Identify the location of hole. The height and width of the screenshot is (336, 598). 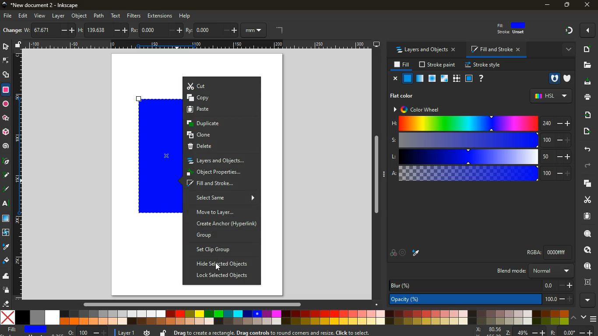
(554, 78).